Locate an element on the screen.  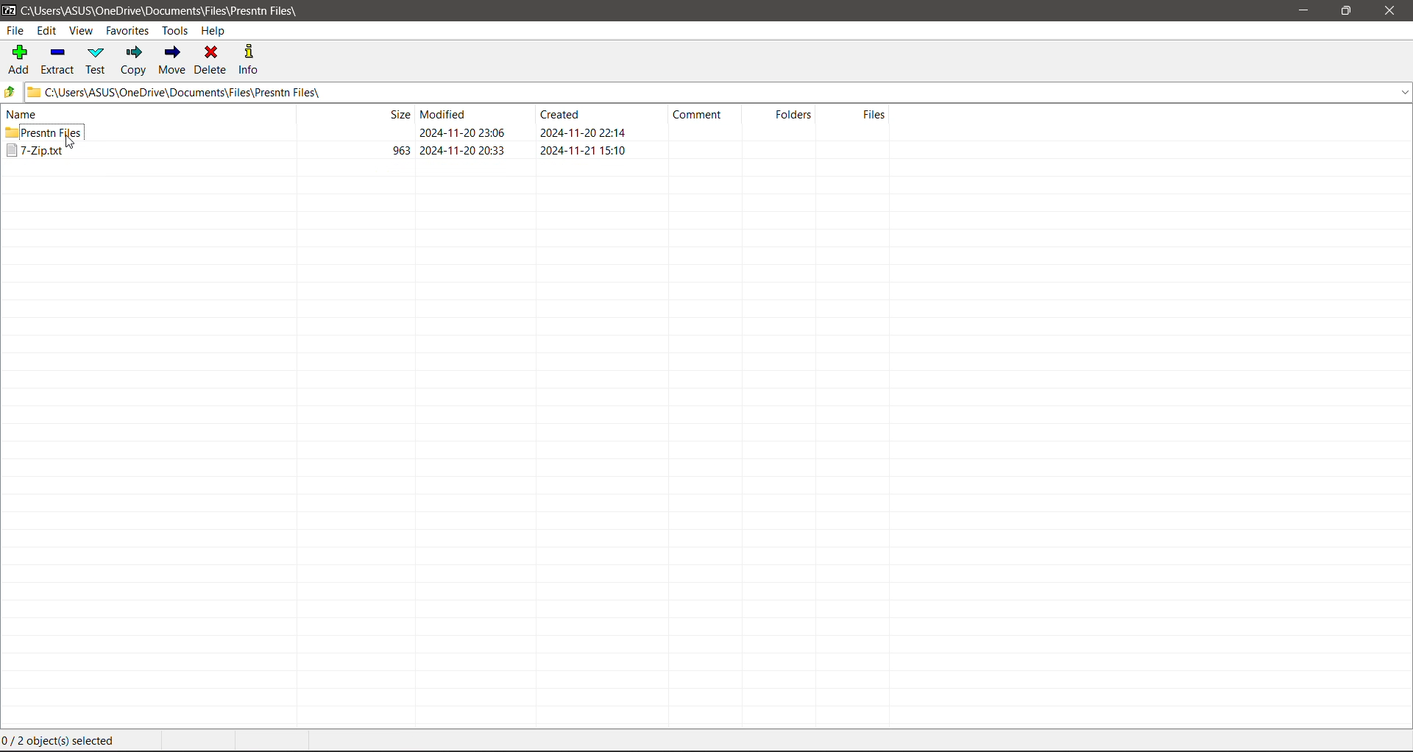
Modified is located at coordinates (447, 112).